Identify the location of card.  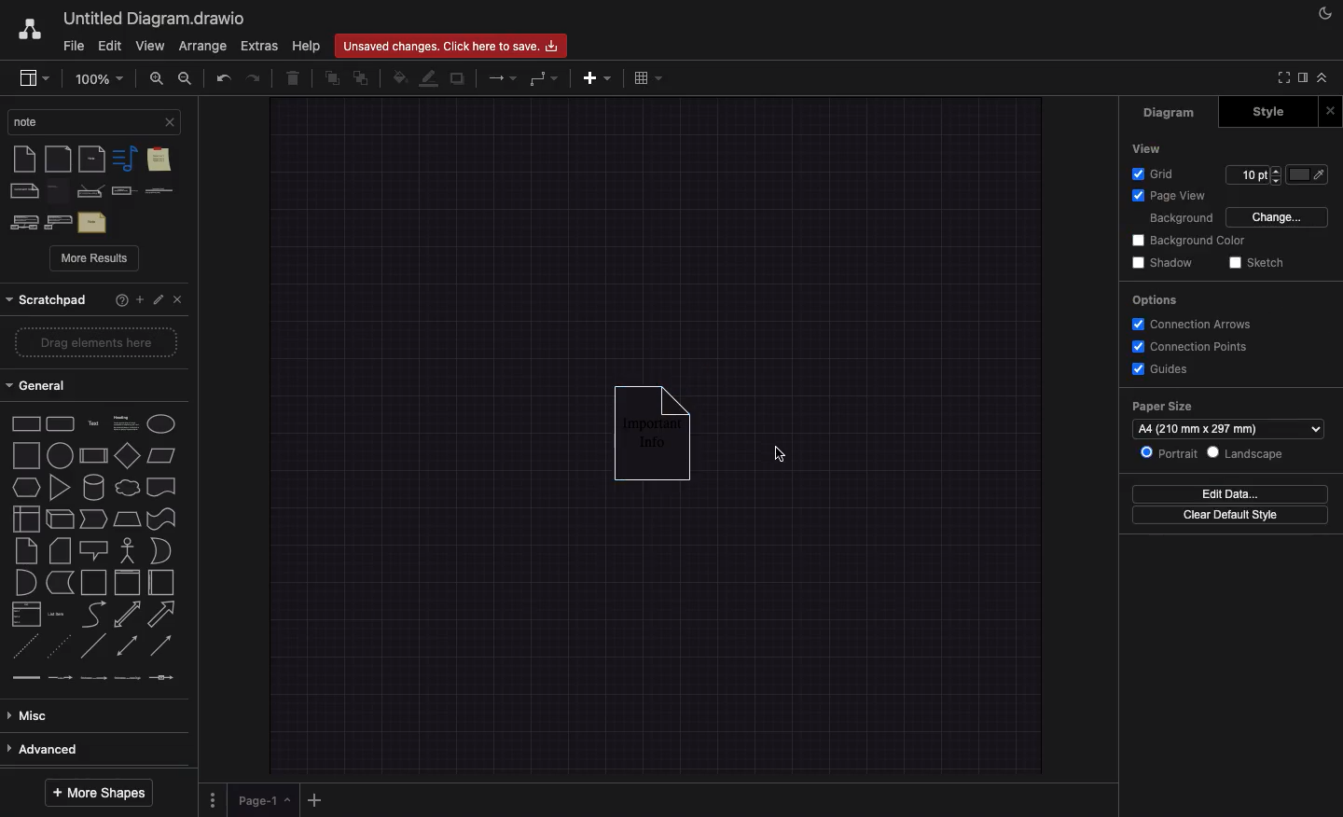
(59, 550).